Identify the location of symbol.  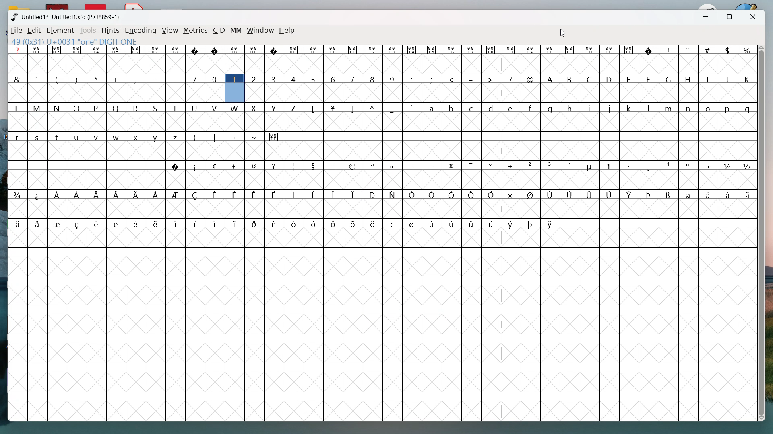
(136, 49).